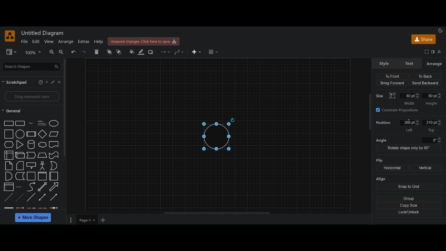  What do you see at coordinates (30, 208) in the screenshot?
I see `dashed` at bounding box center [30, 208].